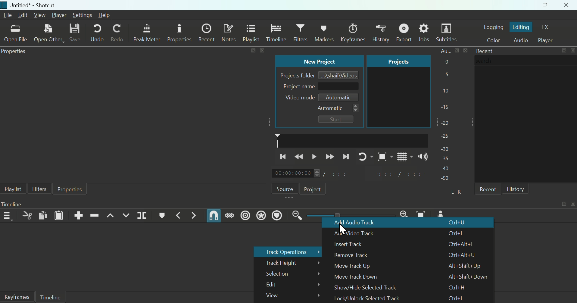  Describe the element at coordinates (448, 33) in the screenshot. I see `Subtitles` at that location.